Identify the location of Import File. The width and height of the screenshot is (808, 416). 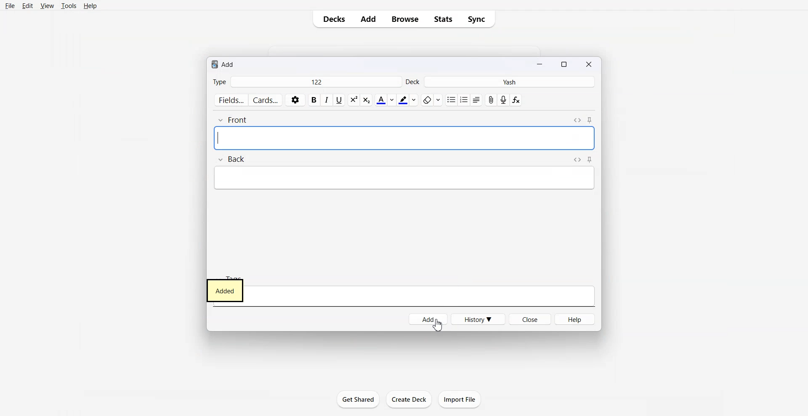
(460, 399).